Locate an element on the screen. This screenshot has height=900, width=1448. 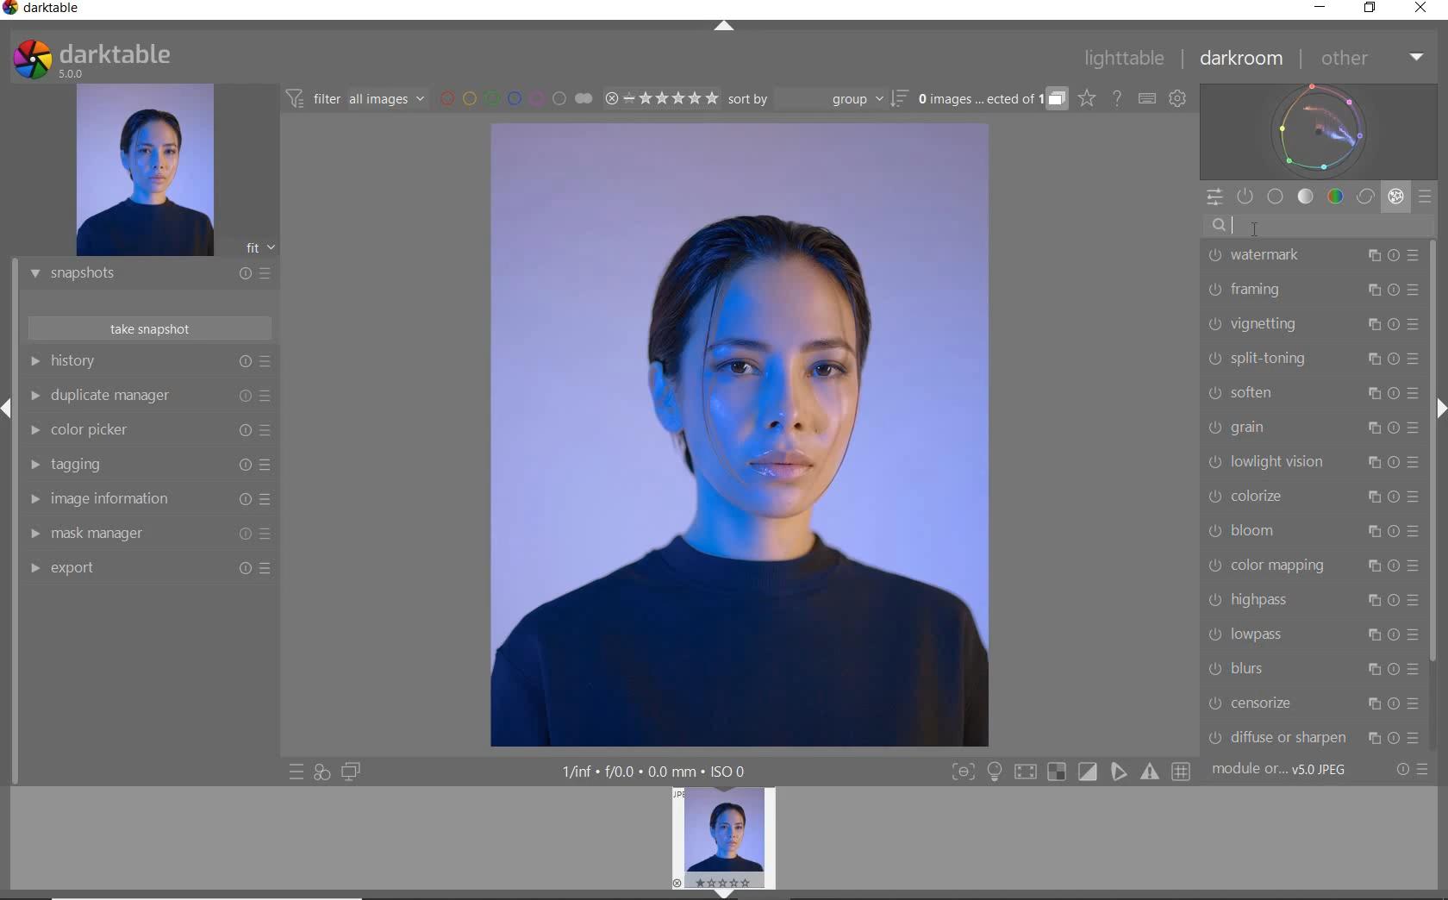
SET KEYBOARD SHORTCUTS is located at coordinates (1147, 98).